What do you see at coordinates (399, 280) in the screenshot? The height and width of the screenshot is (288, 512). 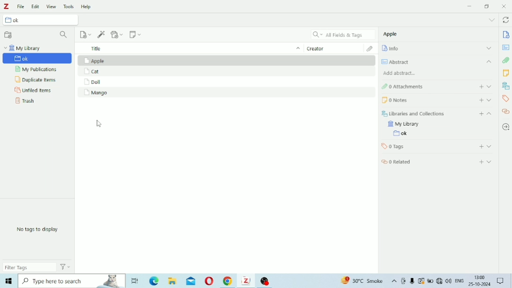 I see `` at bounding box center [399, 280].